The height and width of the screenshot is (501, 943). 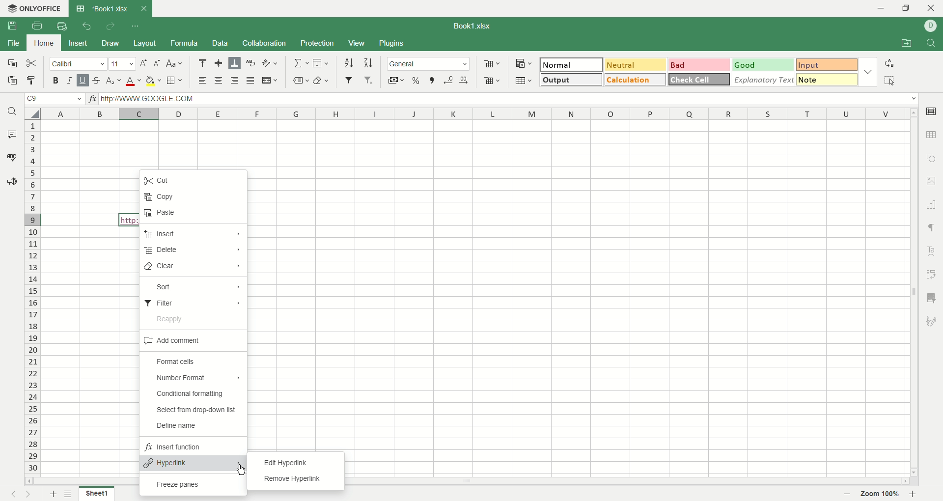 I want to click on cell position, so click(x=56, y=100).